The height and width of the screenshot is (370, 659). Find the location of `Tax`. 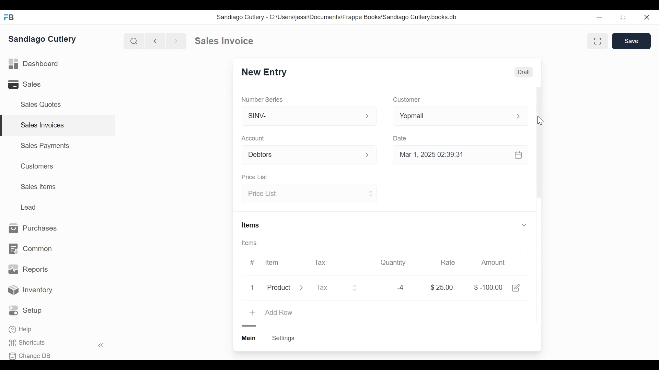

Tax is located at coordinates (320, 263).